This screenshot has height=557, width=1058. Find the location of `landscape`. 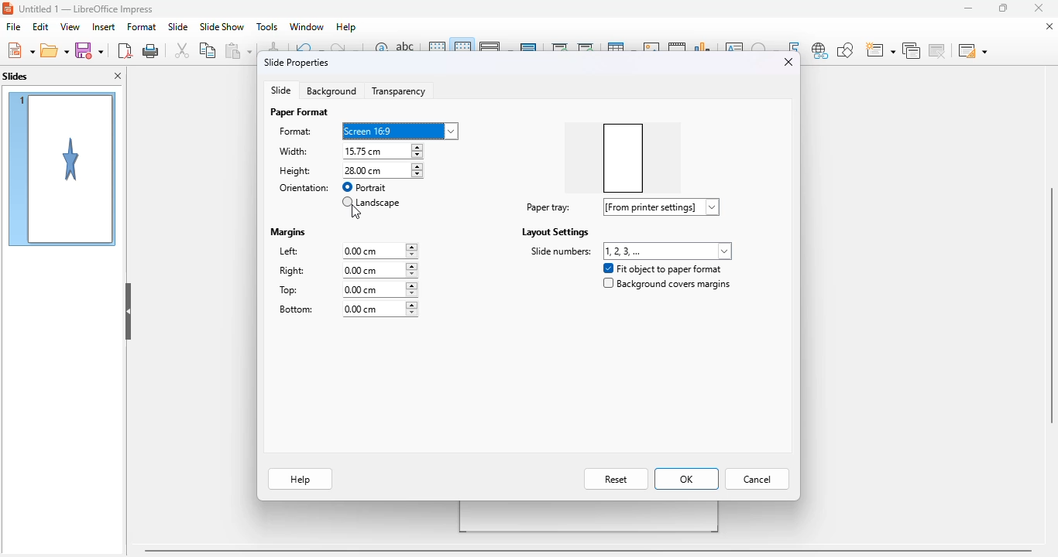

landscape is located at coordinates (372, 203).